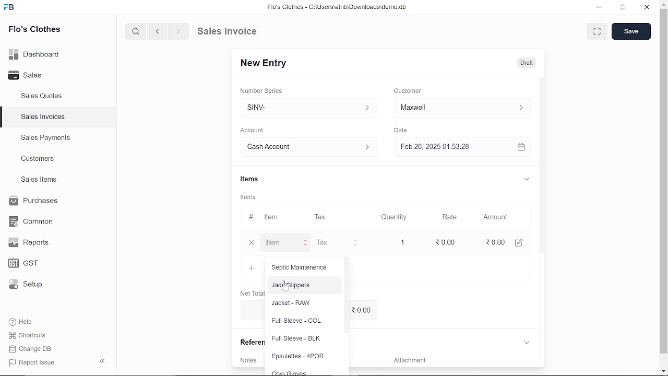  What do you see at coordinates (345, 8) in the screenshot?
I see `Flo's Clothes - C:\UsersatribiDownloads\demo.do` at bounding box center [345, 8].